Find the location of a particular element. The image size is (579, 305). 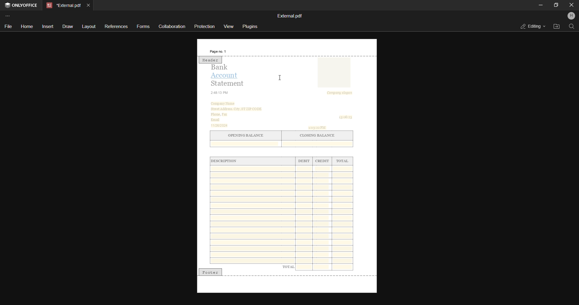

references is located at coordinates (115, 26).